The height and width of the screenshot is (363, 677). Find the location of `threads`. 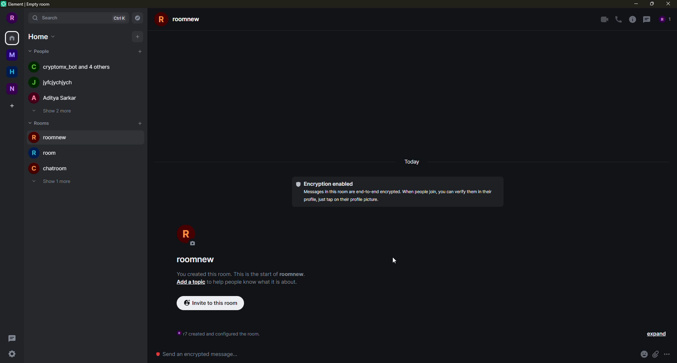

threads is located at coordinates (646, 19).